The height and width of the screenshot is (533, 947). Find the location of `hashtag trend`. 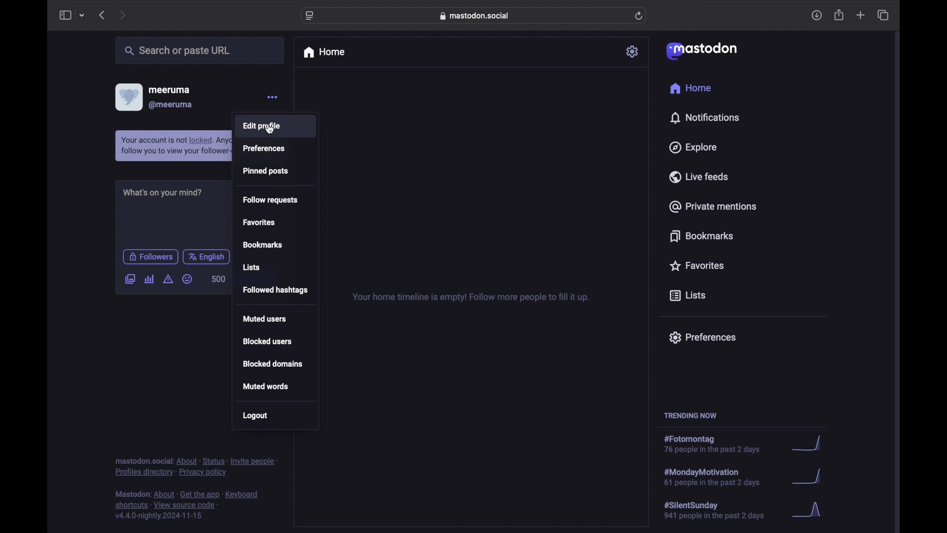

hashtag trend is located at coordinates (743, 477).